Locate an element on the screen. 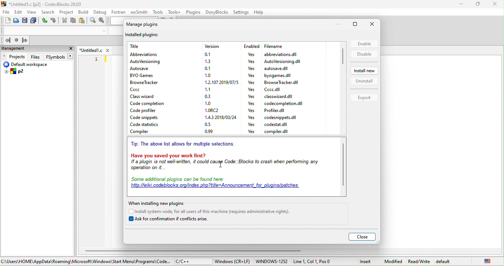  tools++ is located at coordinates (174, 13).